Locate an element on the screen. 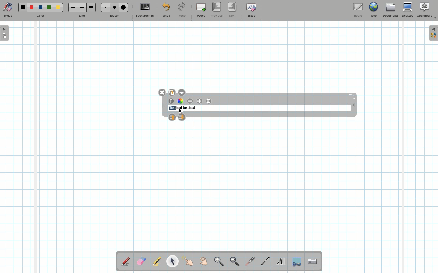 This screenshot has height=273, width=438. Undo is located at coordinates (166, 11).